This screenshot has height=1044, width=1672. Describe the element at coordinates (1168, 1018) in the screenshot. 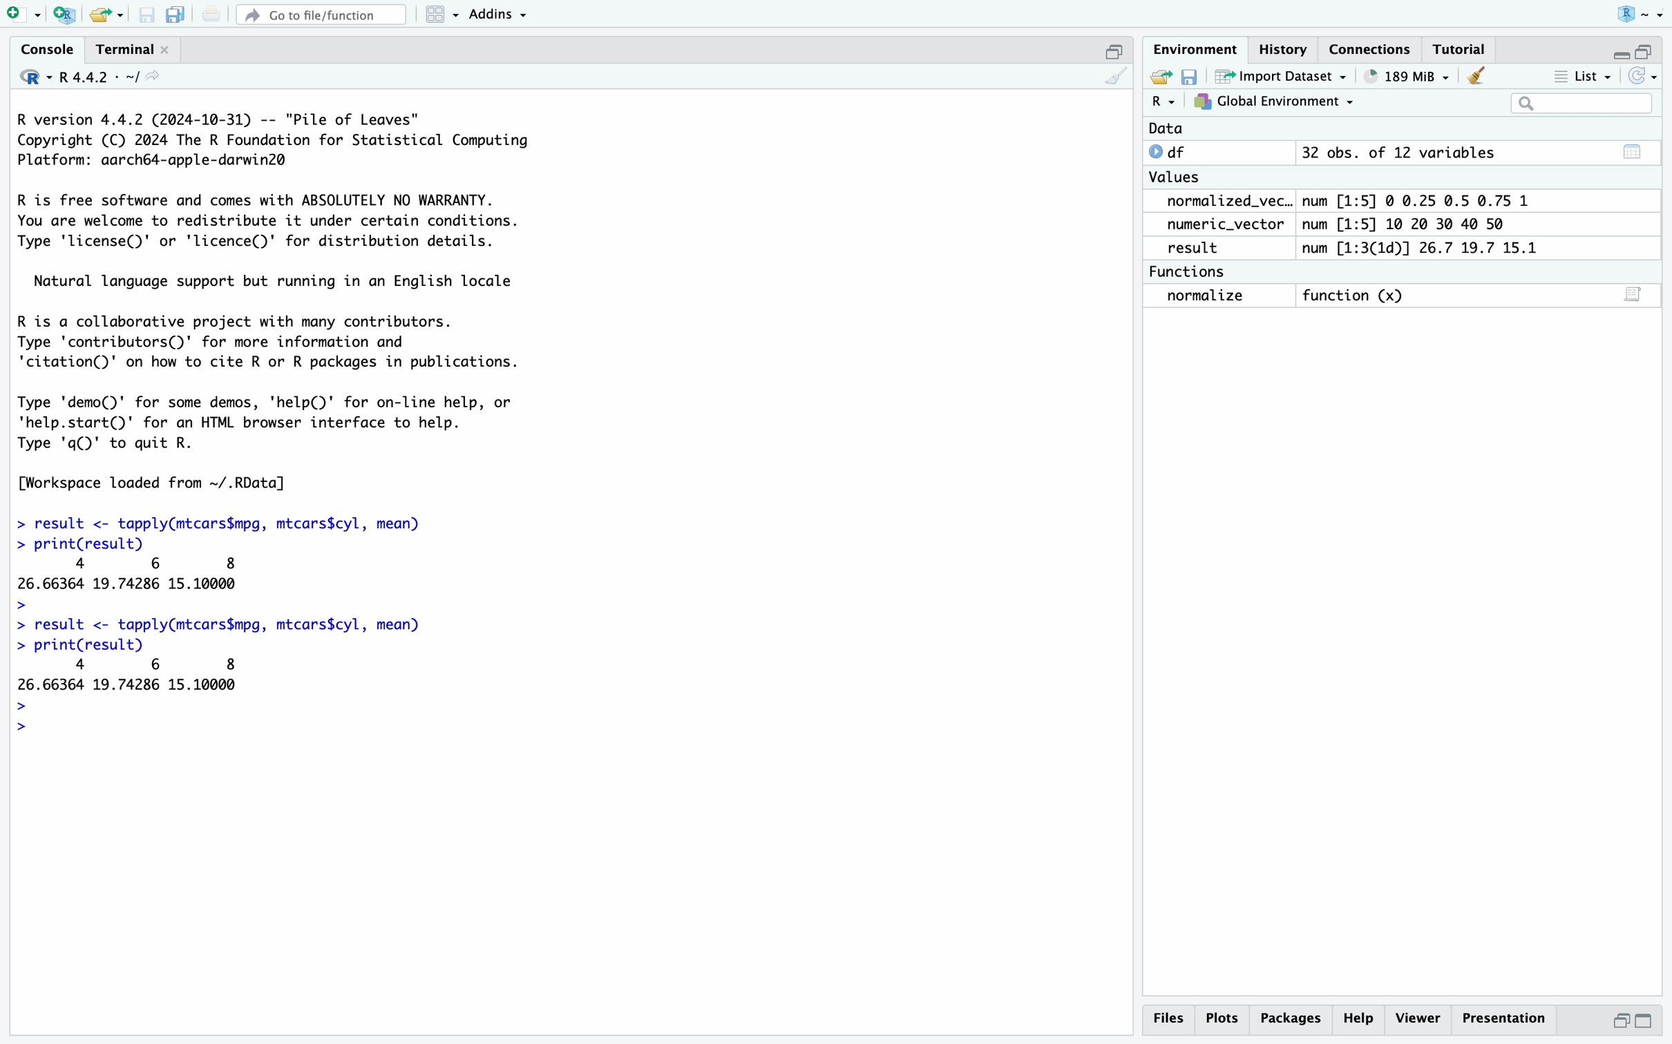

I see `Files` at that location.